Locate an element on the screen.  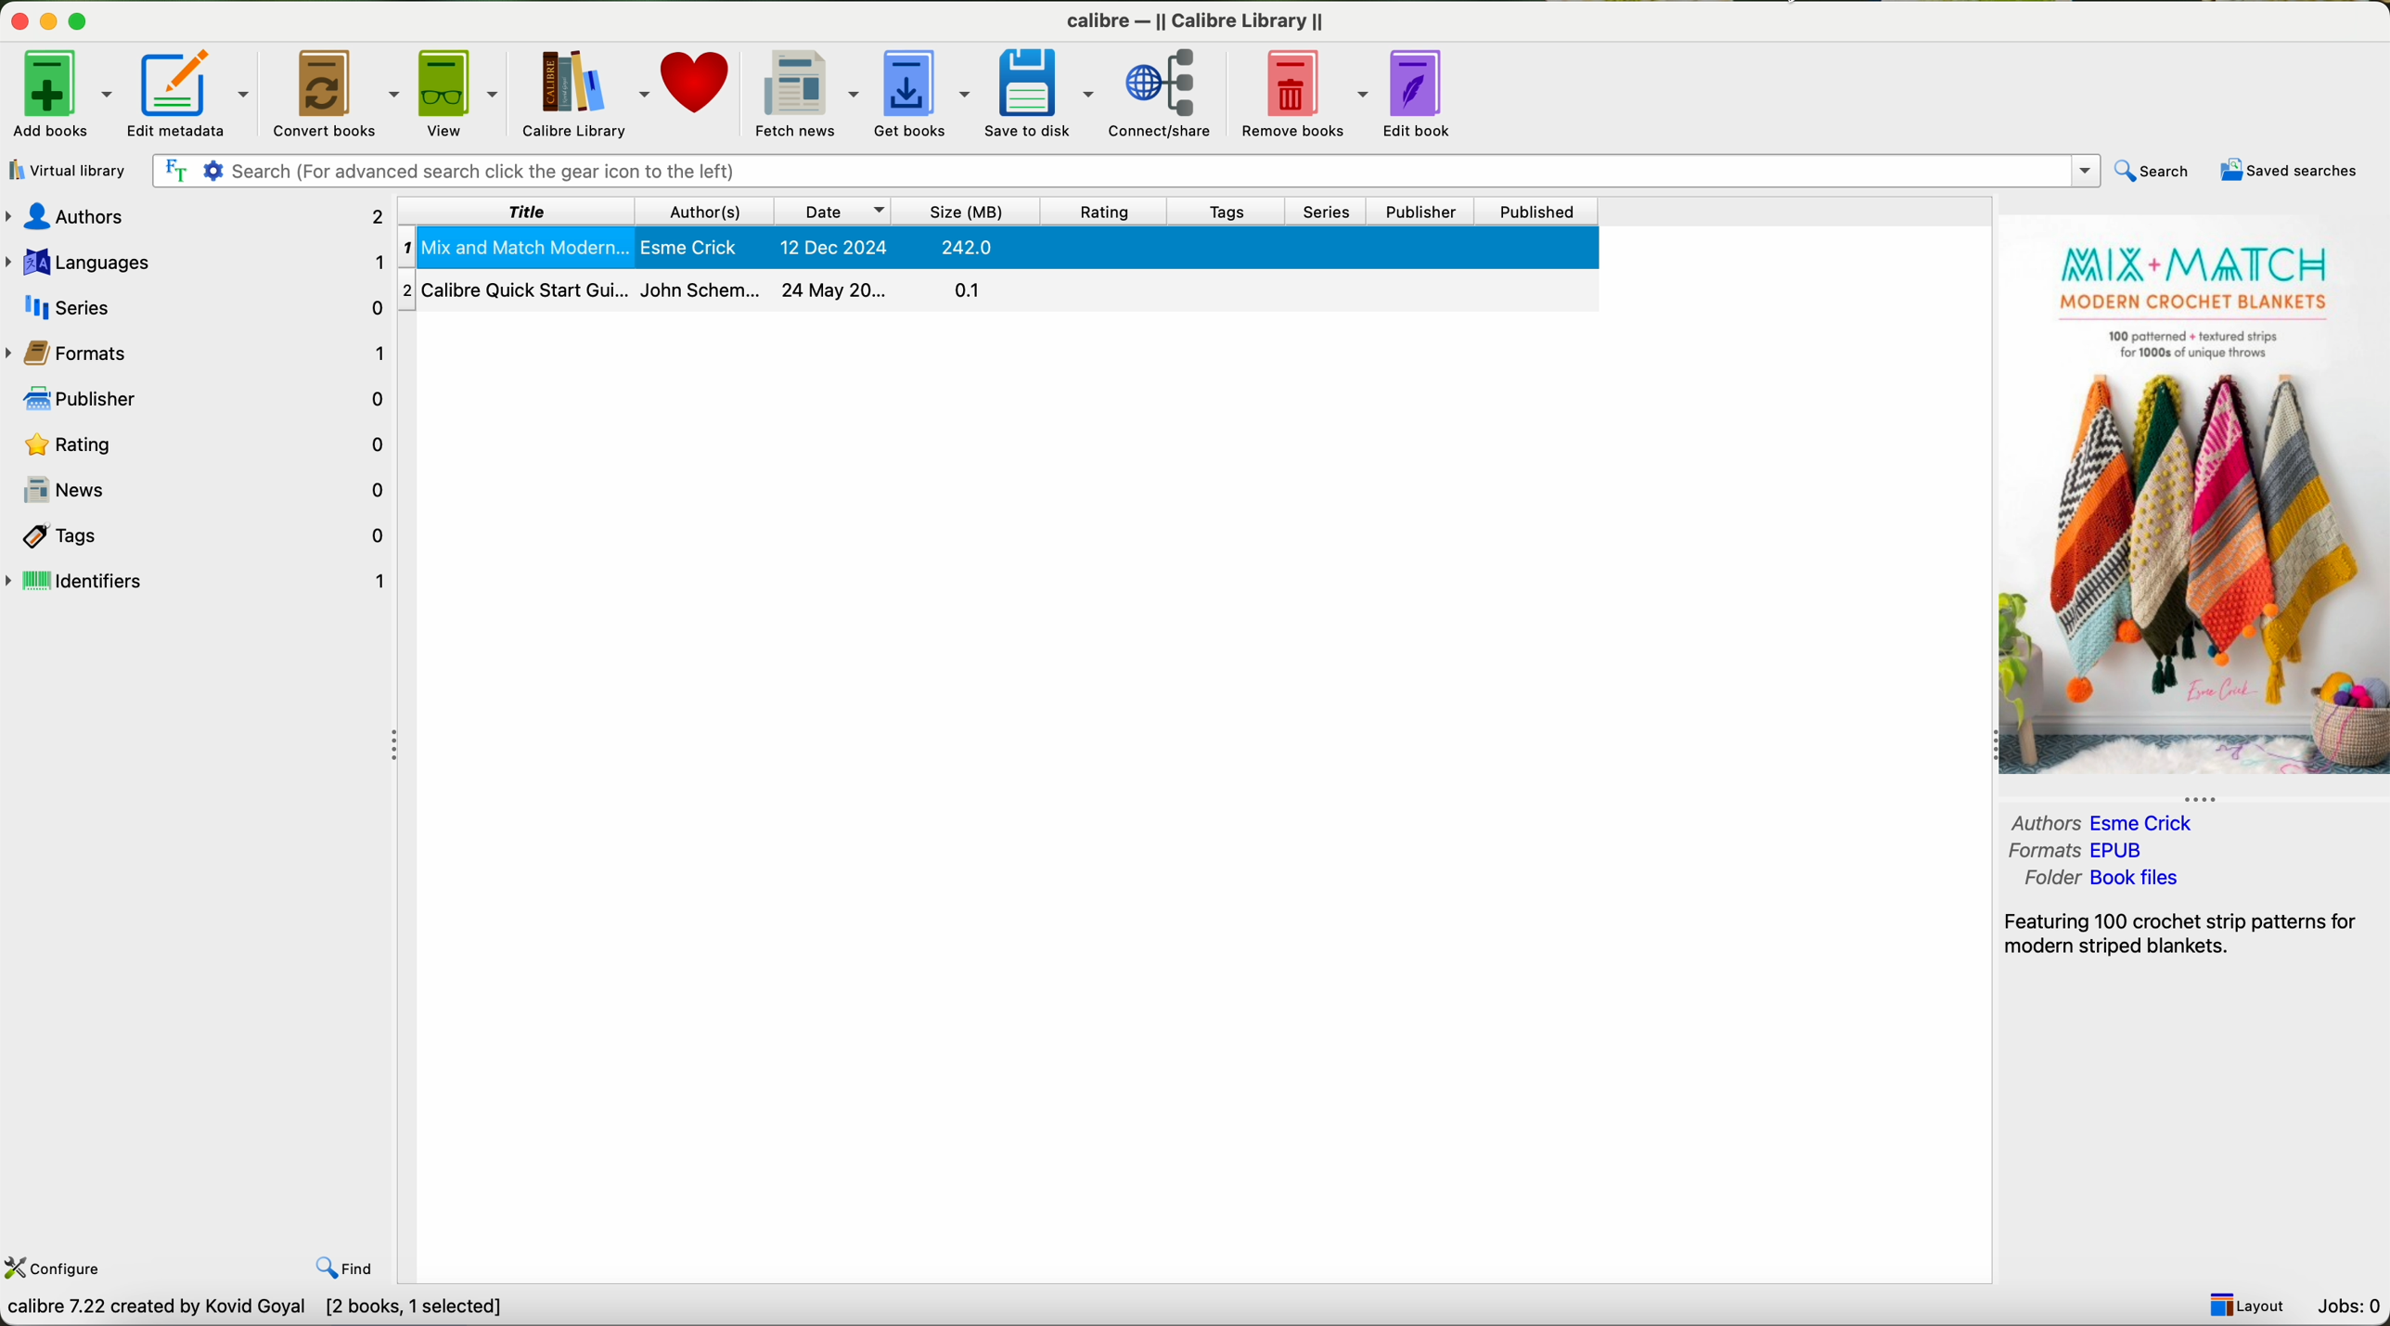
published is located at coordinates (1537, 211).